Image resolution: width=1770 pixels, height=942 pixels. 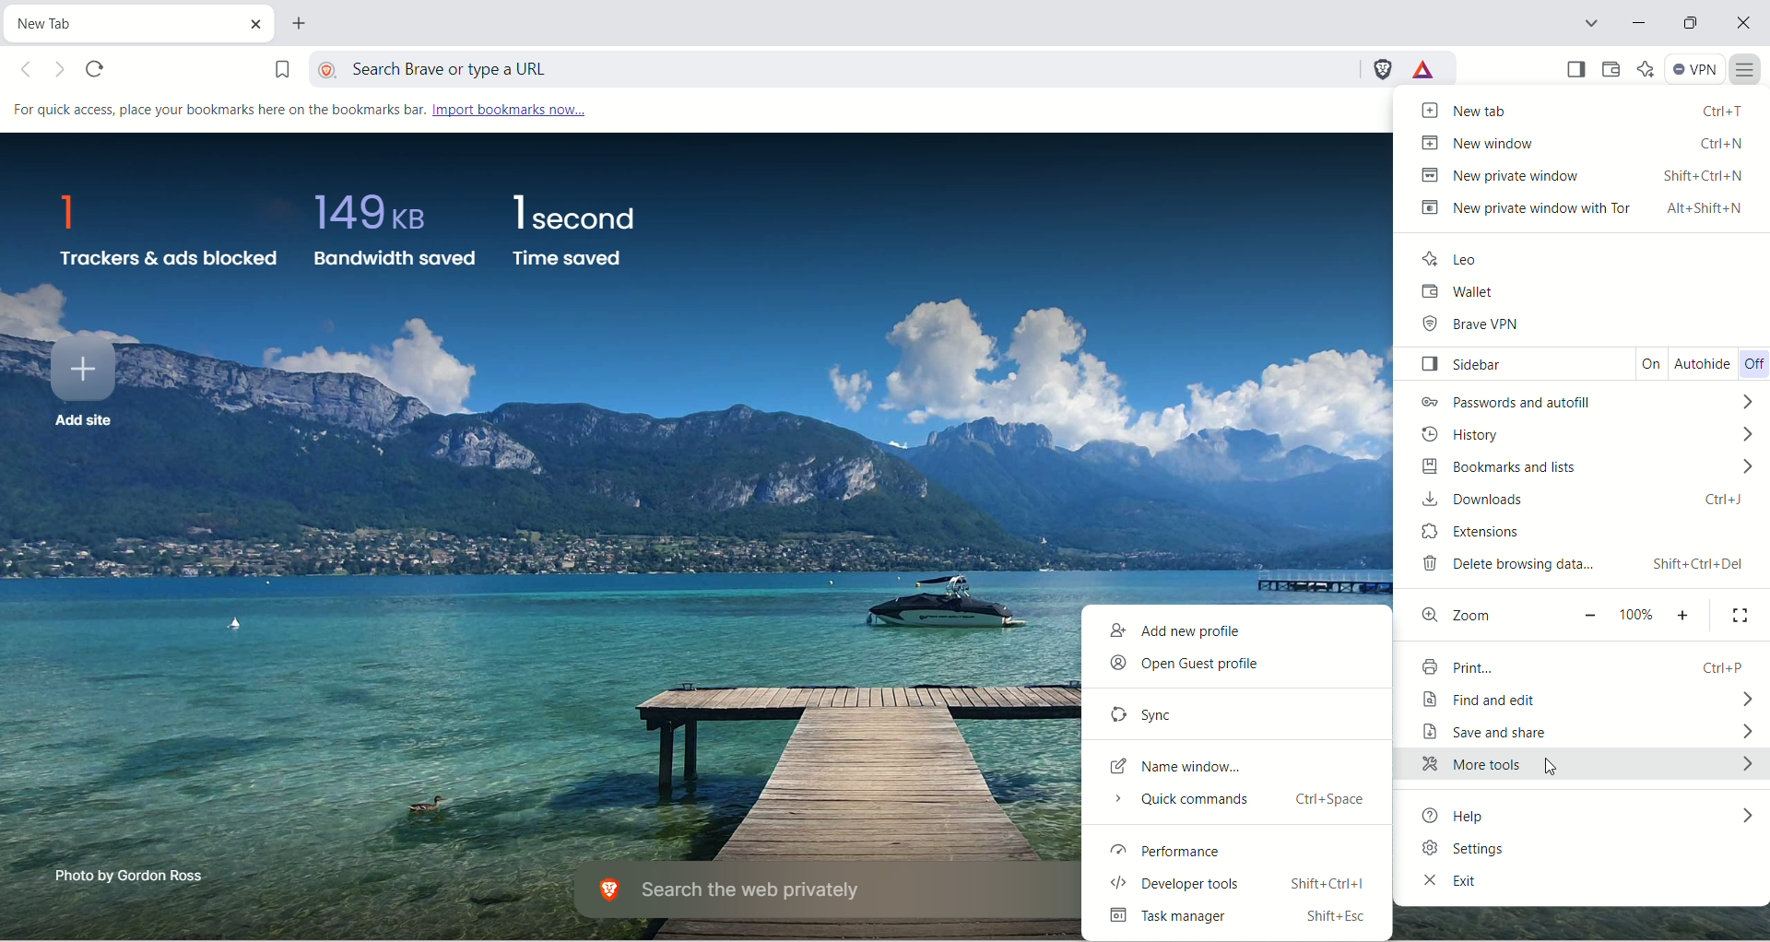 What do you see at coordinates (1588, 770) in the screenshot?
I see `more tools` at bounding box center [1588, 770].